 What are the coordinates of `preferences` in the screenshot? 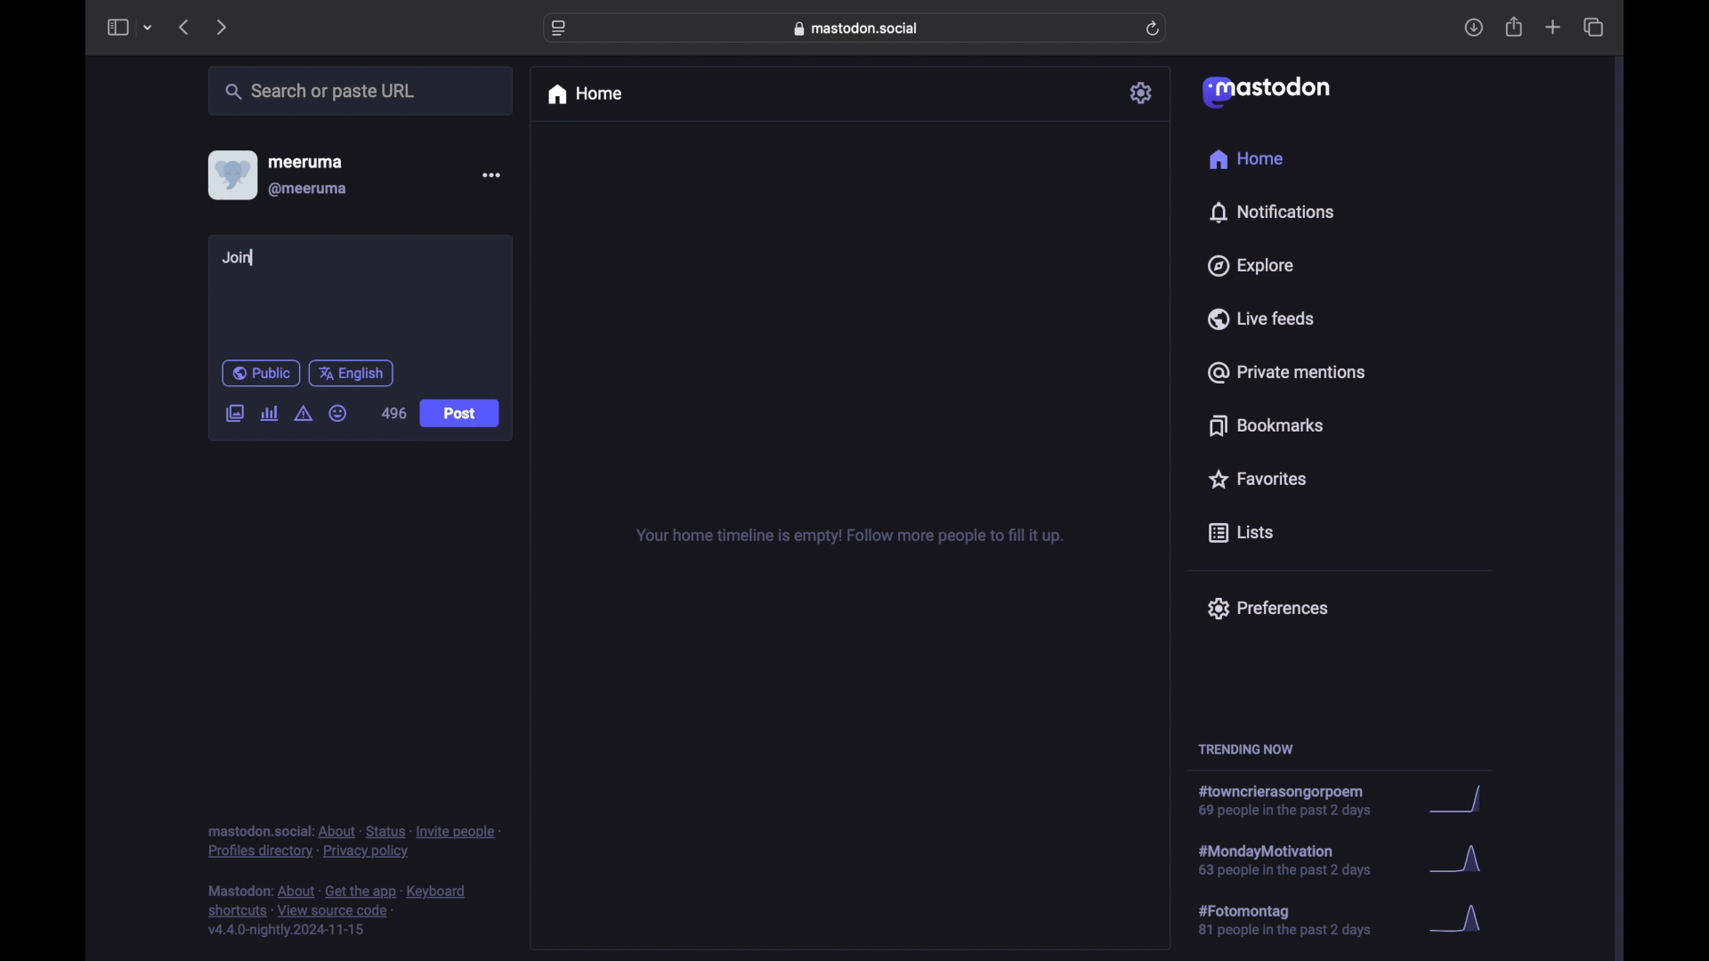 It's located at (1267, 607).